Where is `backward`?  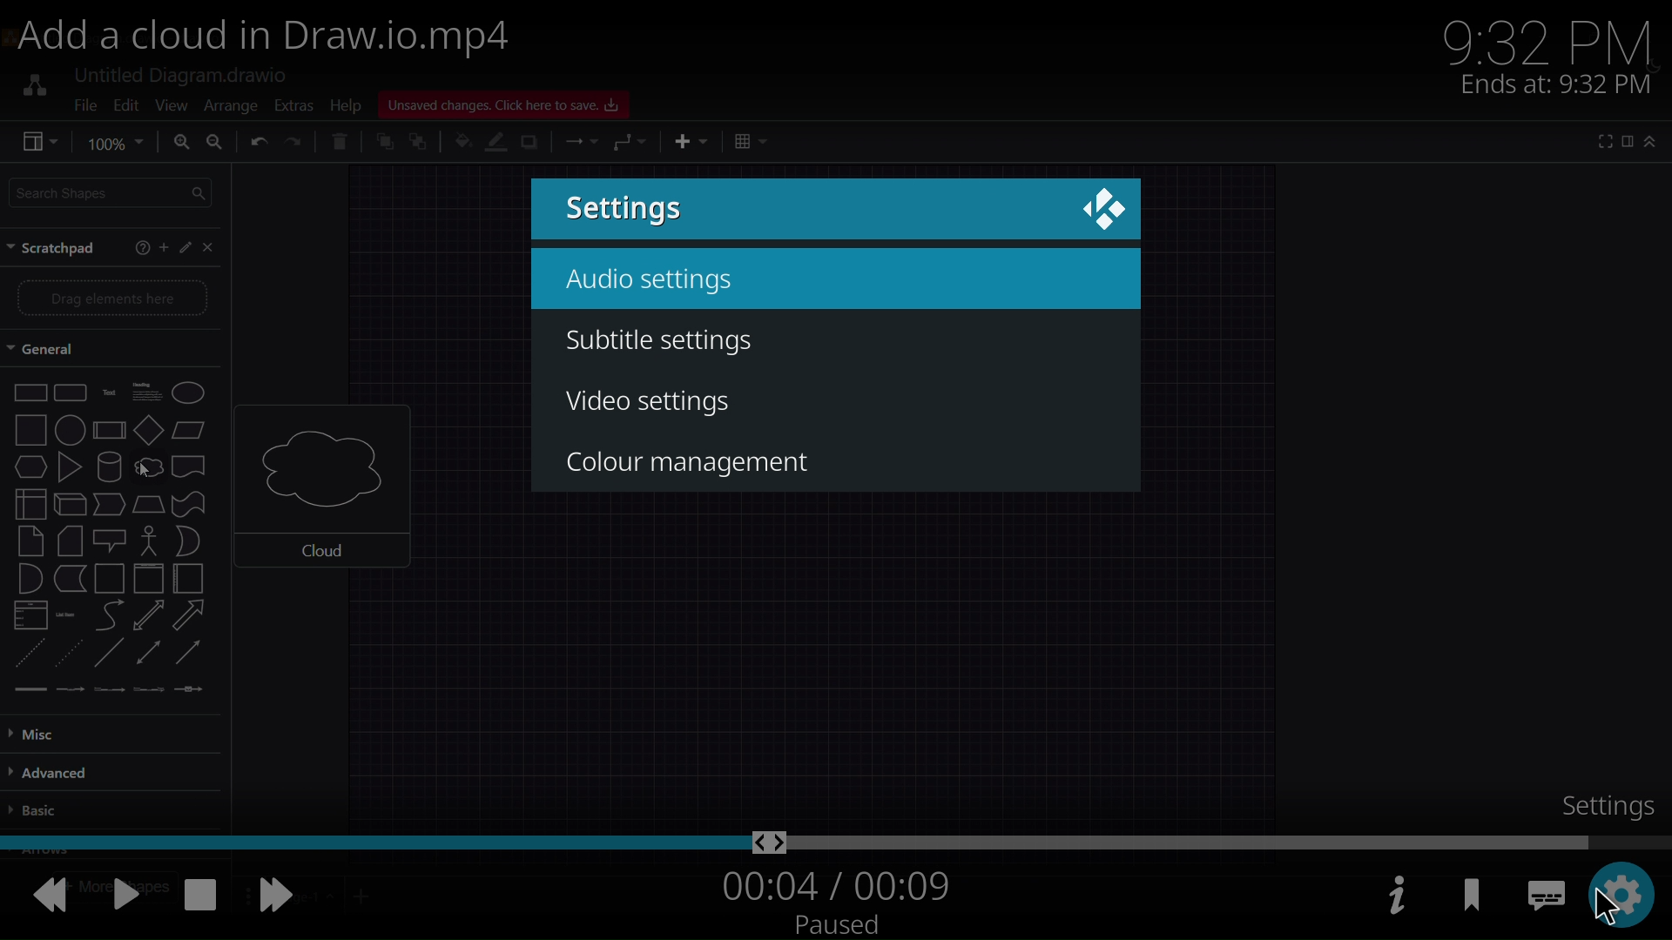 backward is located at coordinates (48, 896).